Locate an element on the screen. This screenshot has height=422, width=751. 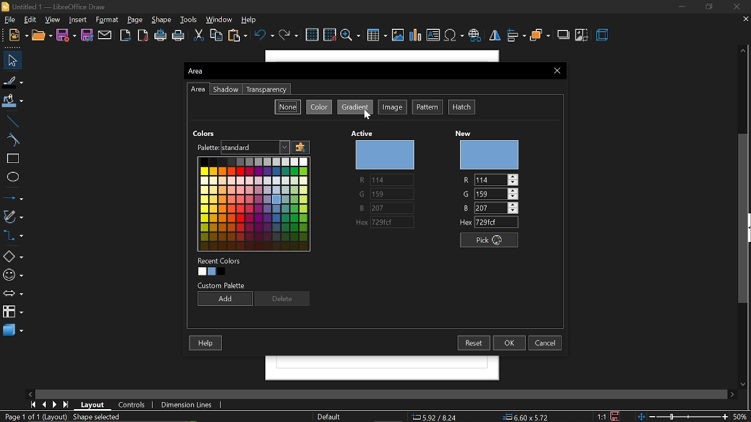
lines and arrows is located at coordinates (13, 198).